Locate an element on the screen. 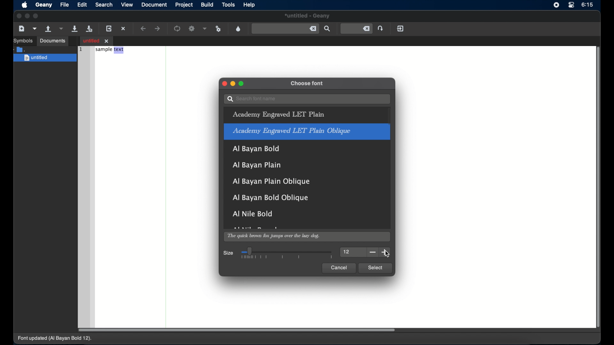  untitled is located at coordinates (307, 16).